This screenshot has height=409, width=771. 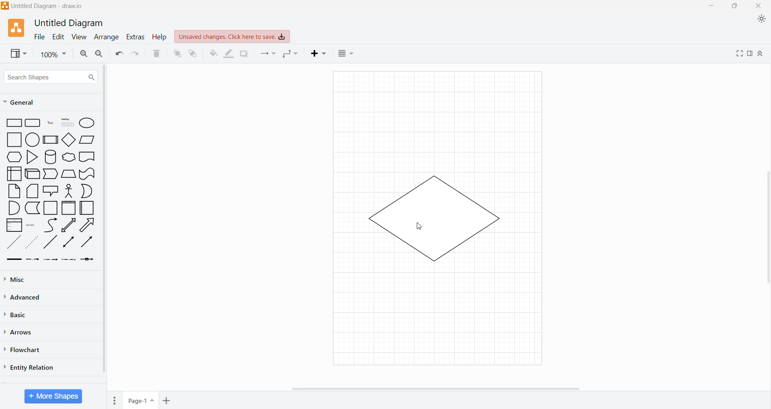 What do you see at coordinates (88, 140) in the screenshot?
I see `Parallelogram` at bounding box center [88, 140].